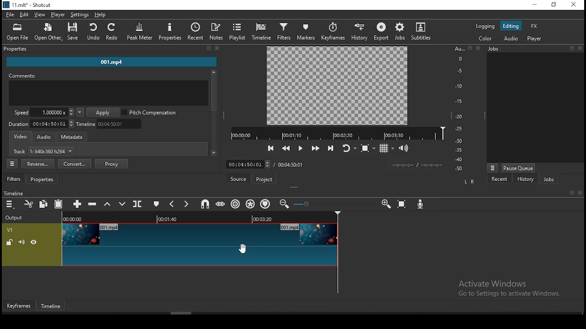 The image size is (586, 329). What do you see at coordinates (331, 148) in the screenshot?
I see `skip to the next point` at bounding box center [331, 148].